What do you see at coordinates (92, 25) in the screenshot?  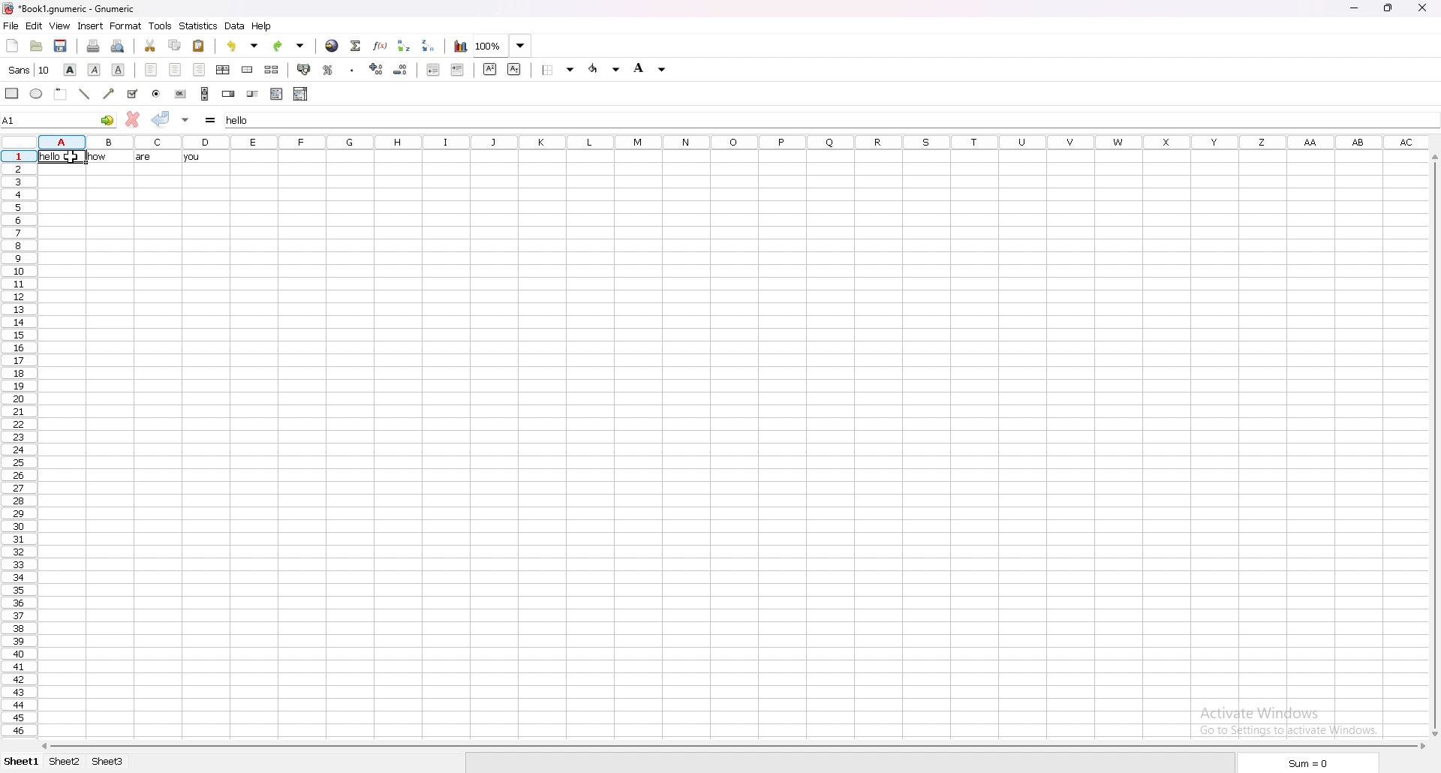 I see `insert` at bounding box center [92, 25].